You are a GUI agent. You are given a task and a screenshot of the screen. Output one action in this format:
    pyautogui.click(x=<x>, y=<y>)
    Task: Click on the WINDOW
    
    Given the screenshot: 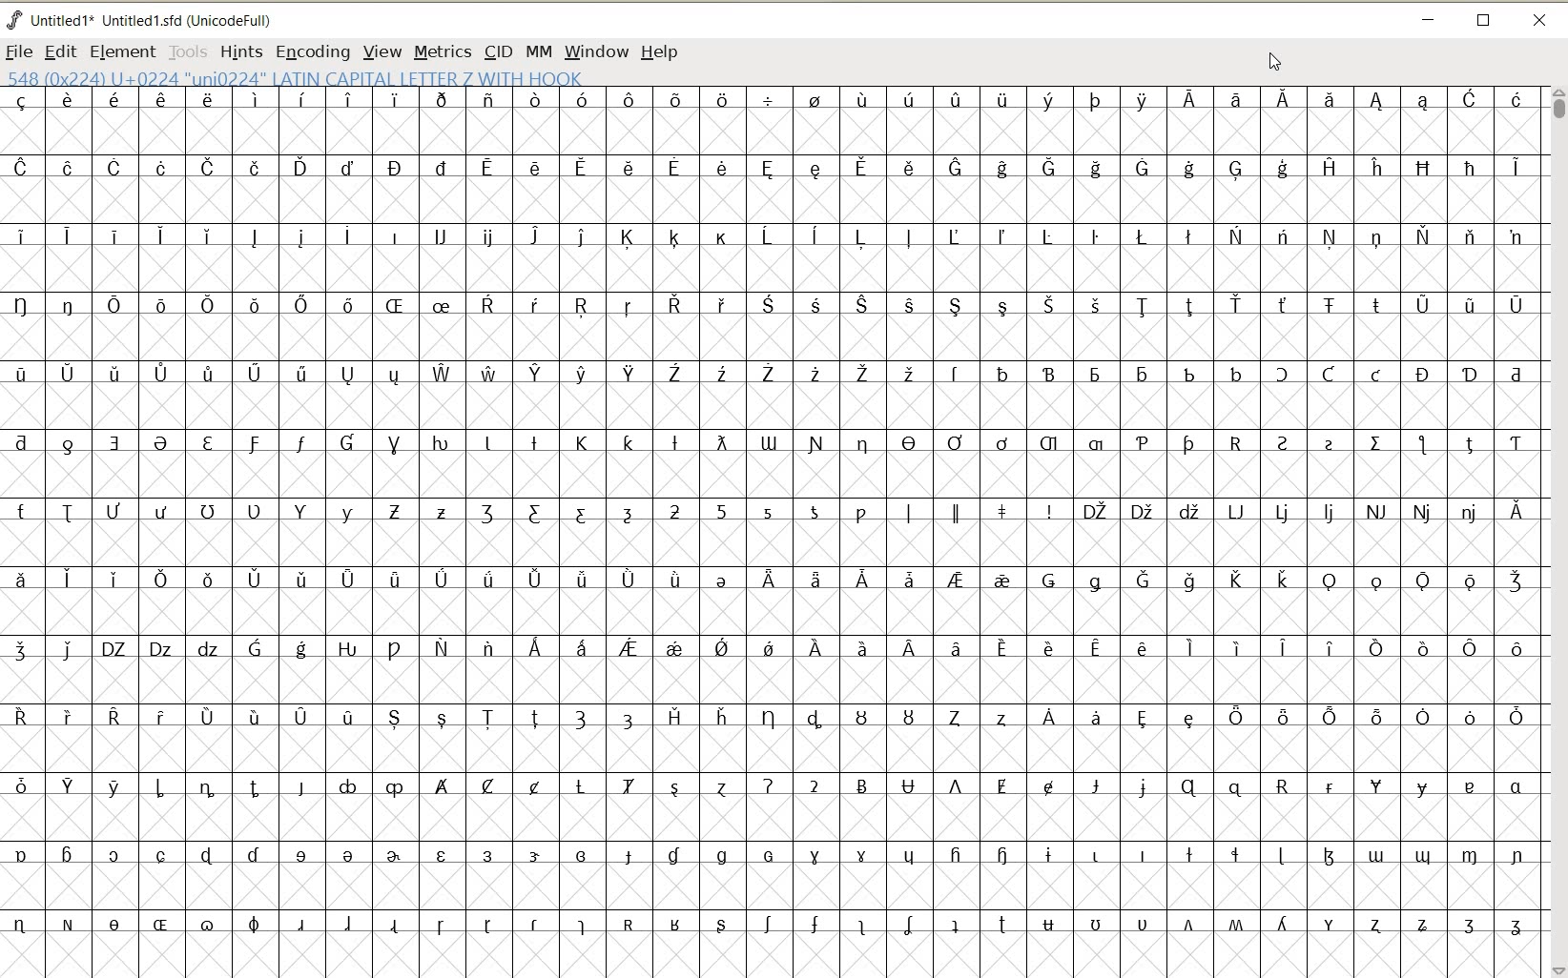 What is the action you would take?
    pyautogui.click(x=597, y=53)
    